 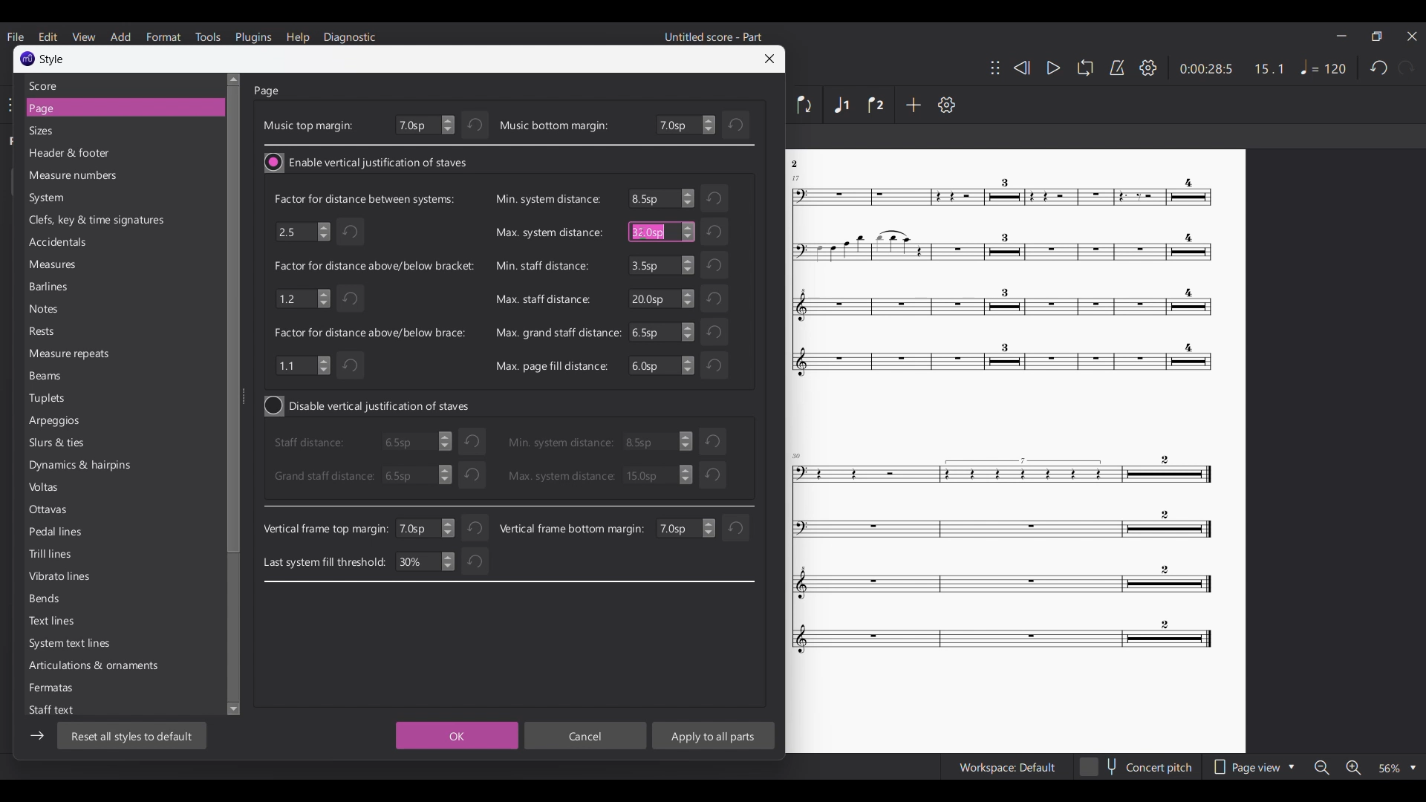 I want to click on Undo, so click(x=353, y=232).